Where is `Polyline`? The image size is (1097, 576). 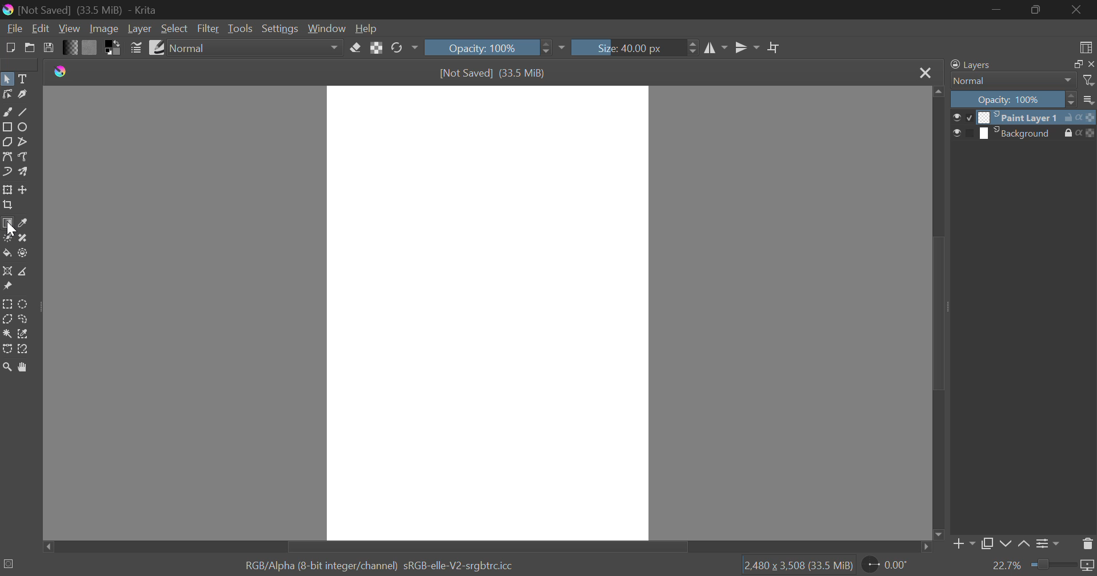 Polyline is located at coordinates (22, 141).